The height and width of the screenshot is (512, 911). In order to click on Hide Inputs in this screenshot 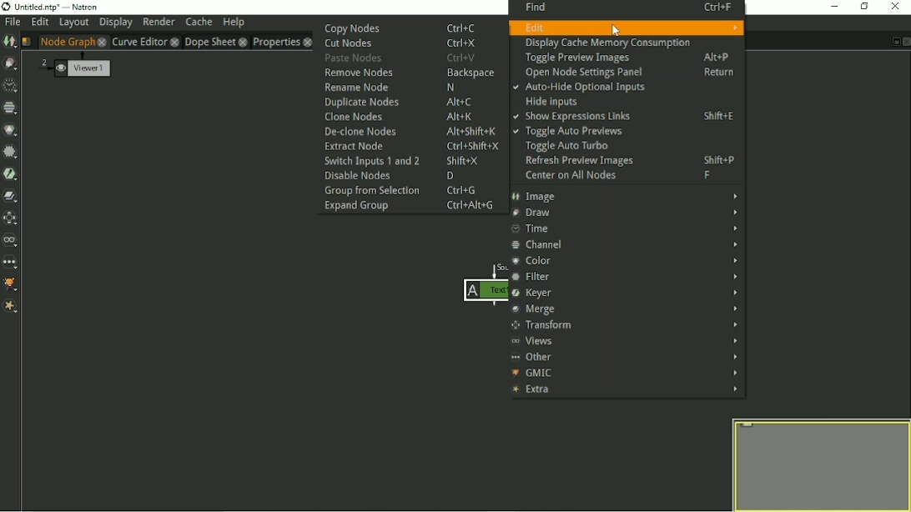, I will do `click(552, 102)`.